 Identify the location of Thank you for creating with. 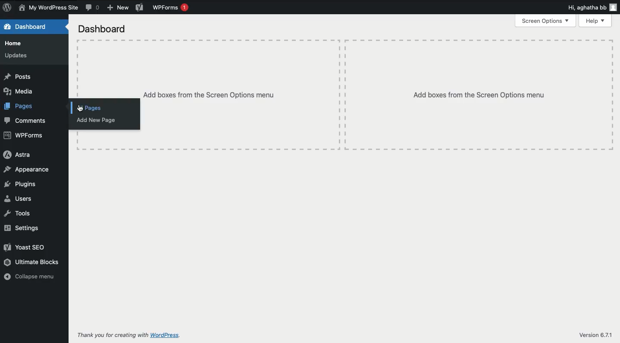
(111, 335).